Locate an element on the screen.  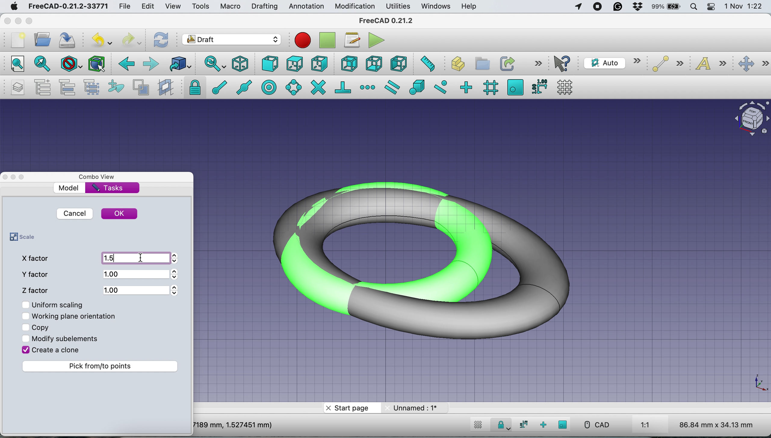
spotlight search is located at coordinates (695, 6).